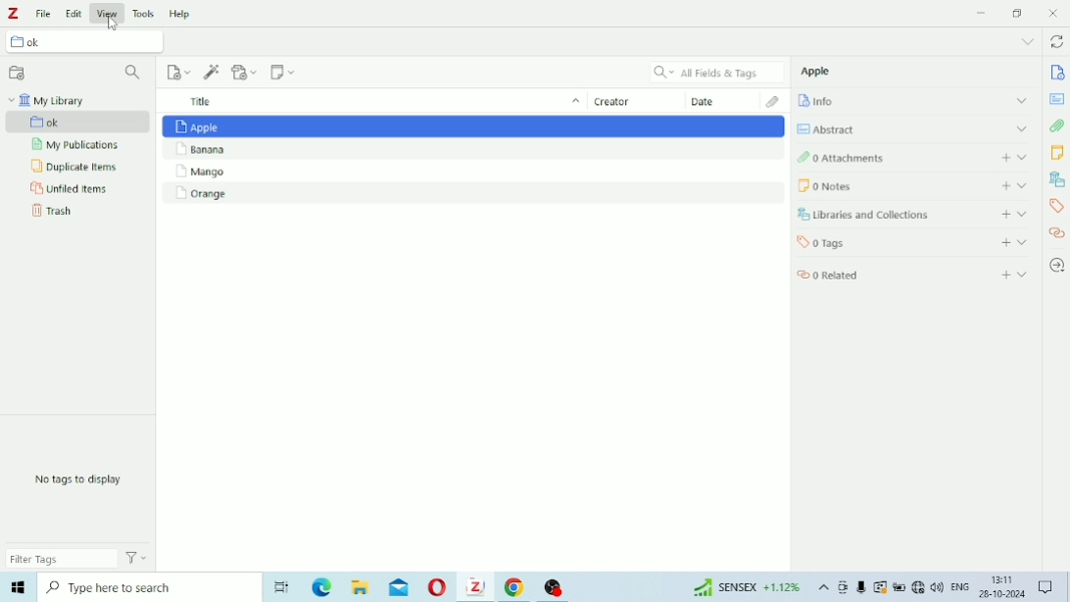 This screenshot has height=602, width=1070. I want to click on Related, so click(1057, 236).